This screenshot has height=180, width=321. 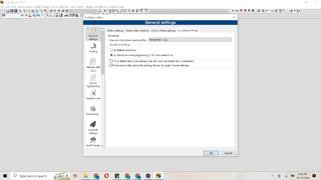 I want to click on View, so click(x=14, y=7).